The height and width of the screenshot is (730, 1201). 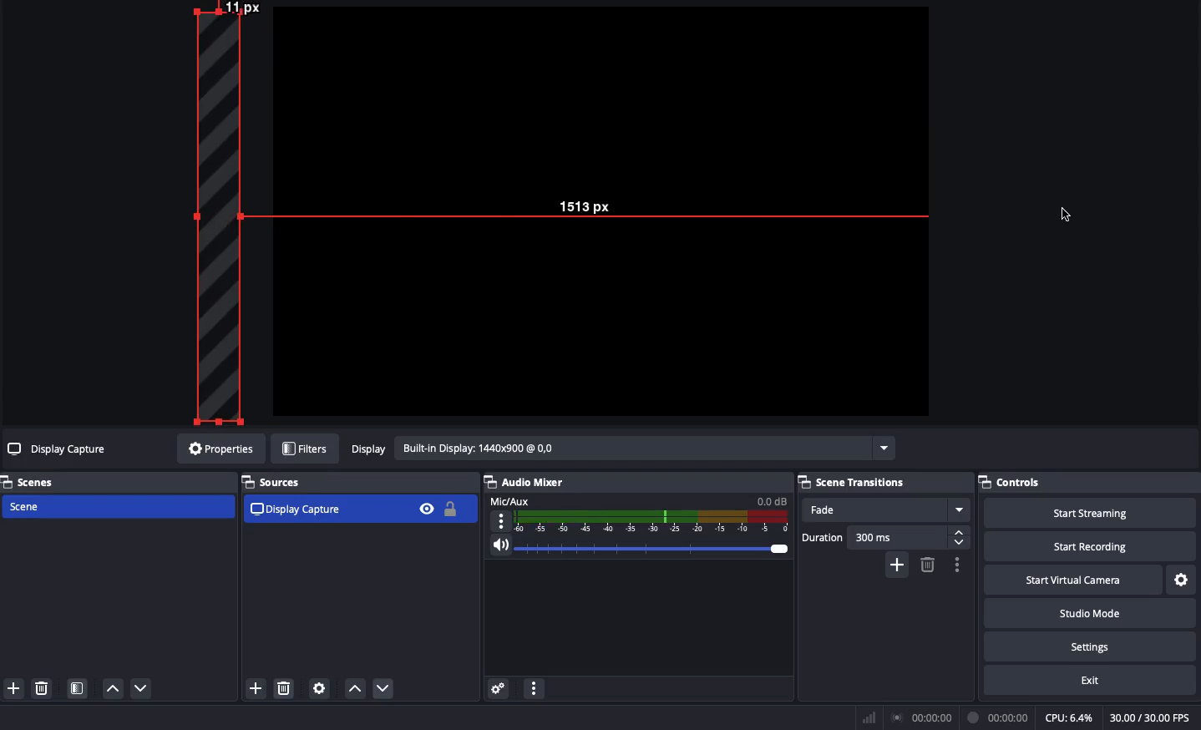 What do you see at coordinates (255, 690) in the screenshot?
I see `Add` at bounding box center [255, 690].